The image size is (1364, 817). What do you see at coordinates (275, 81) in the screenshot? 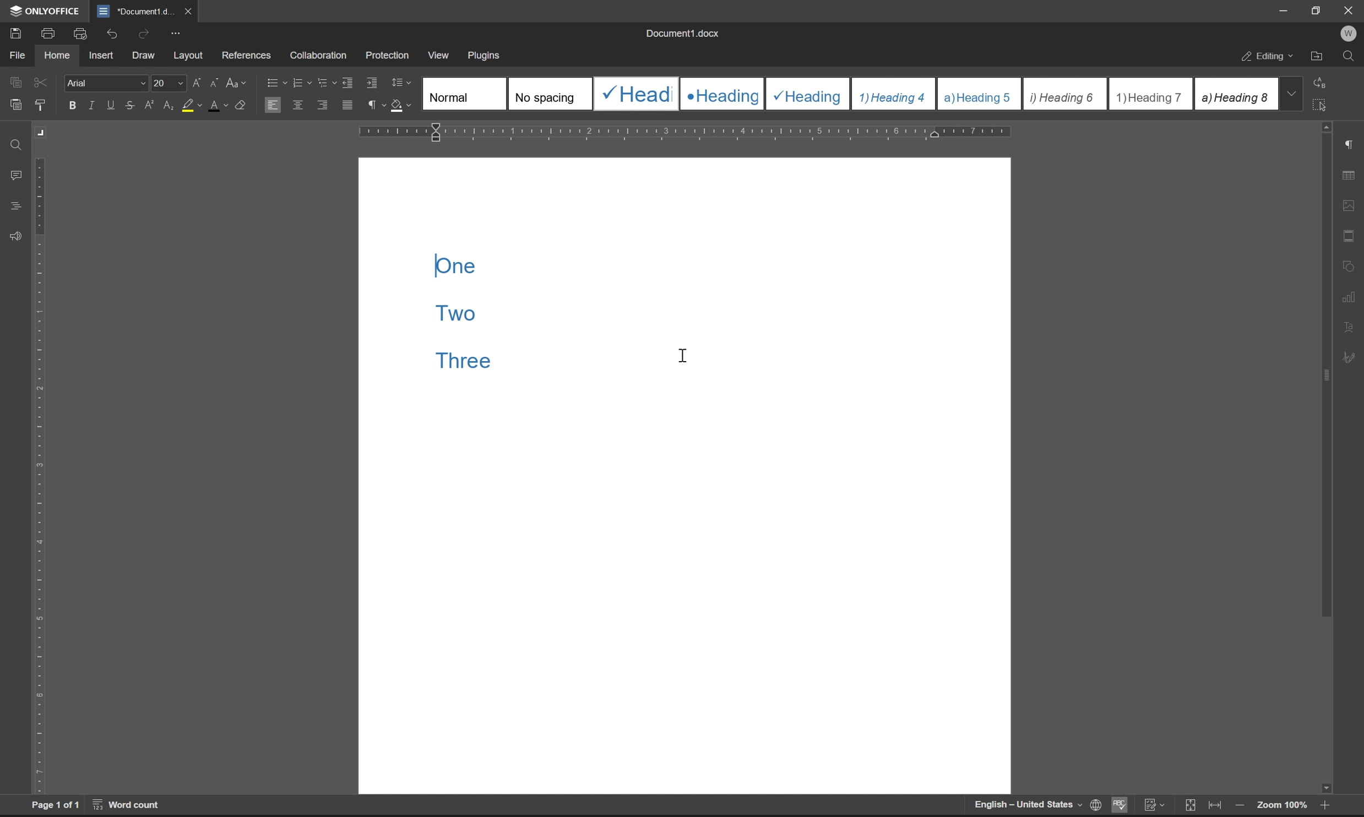
I see `bullets` at bounding box center [275, 81].